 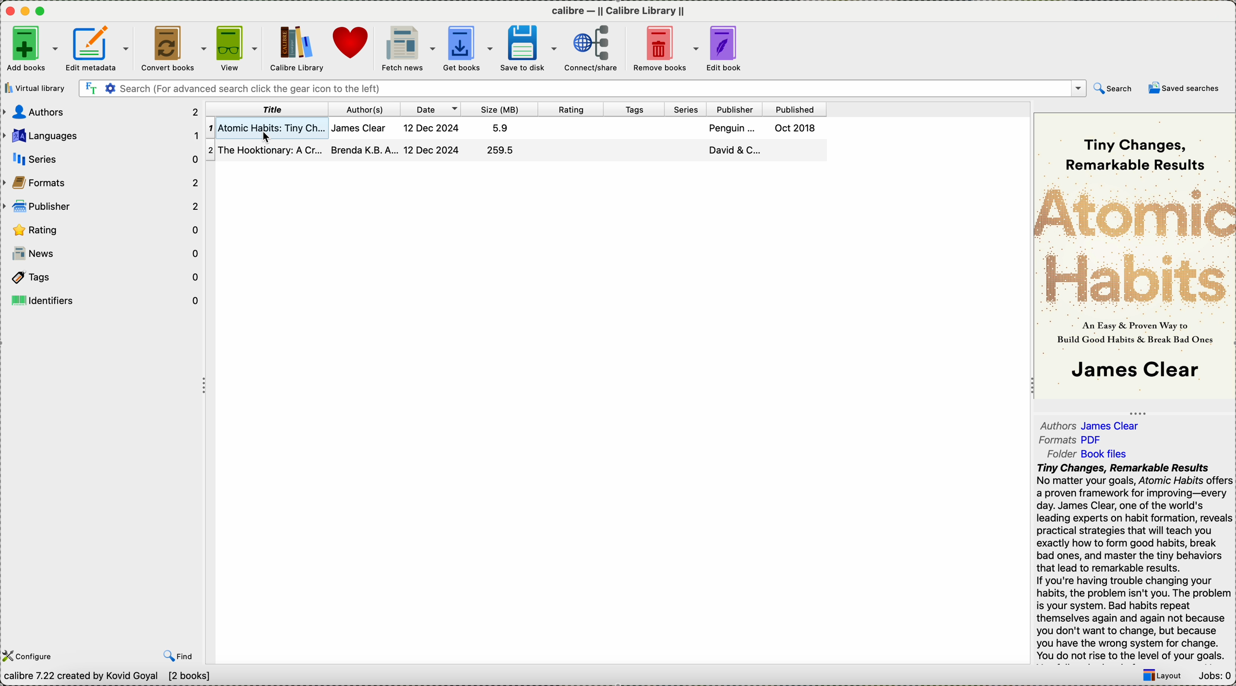 I want to click on languages, so click(x=101, y=135).